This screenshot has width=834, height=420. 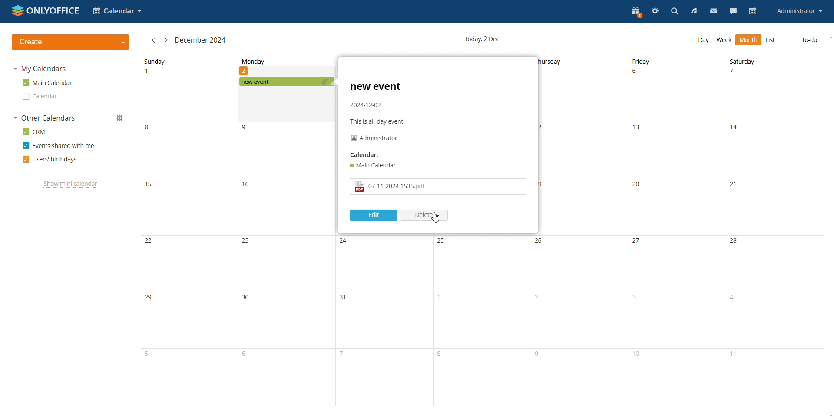 What do you see at coordinates (426, 214) in the screenshot?
I see `Delete` at bounding box center [426, 214].